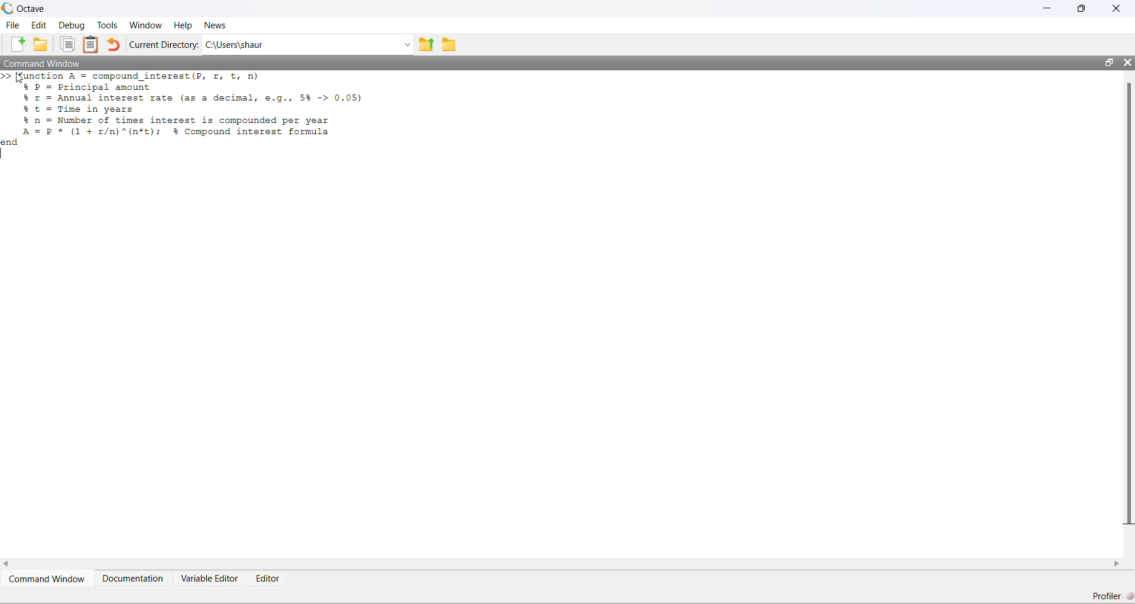 The image size is (1135, 604). I want to click on Duplicate, so click(68, 45).